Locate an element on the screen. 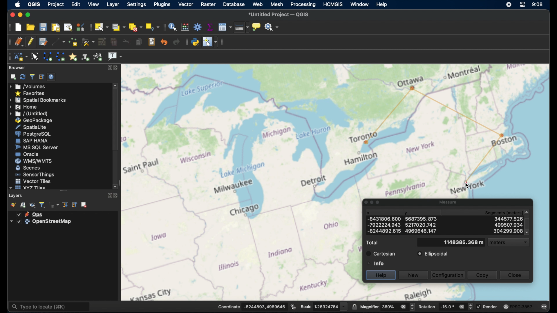  spatiallite is located at coordinates (35, 127).